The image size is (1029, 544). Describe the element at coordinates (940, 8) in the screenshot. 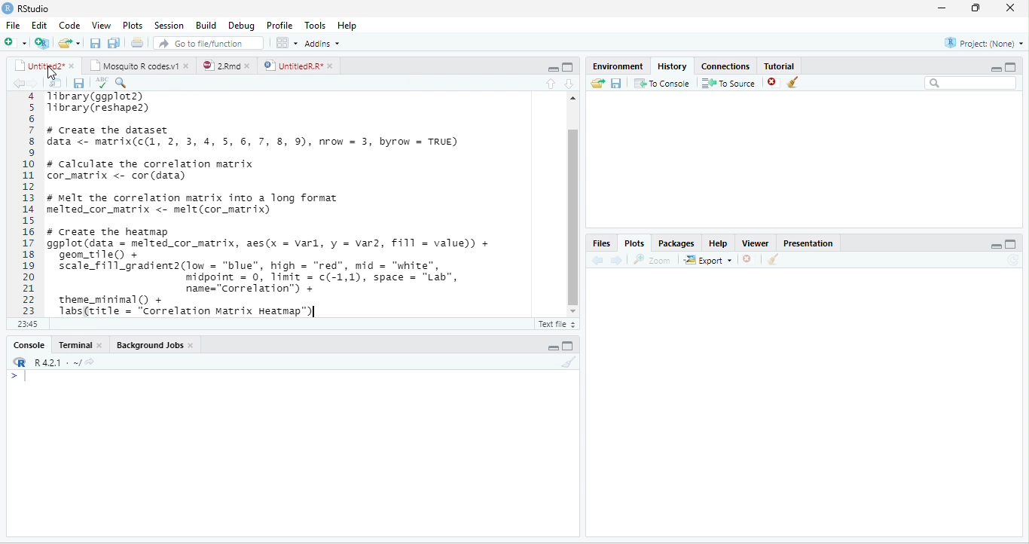

I see `minimize` at that location.